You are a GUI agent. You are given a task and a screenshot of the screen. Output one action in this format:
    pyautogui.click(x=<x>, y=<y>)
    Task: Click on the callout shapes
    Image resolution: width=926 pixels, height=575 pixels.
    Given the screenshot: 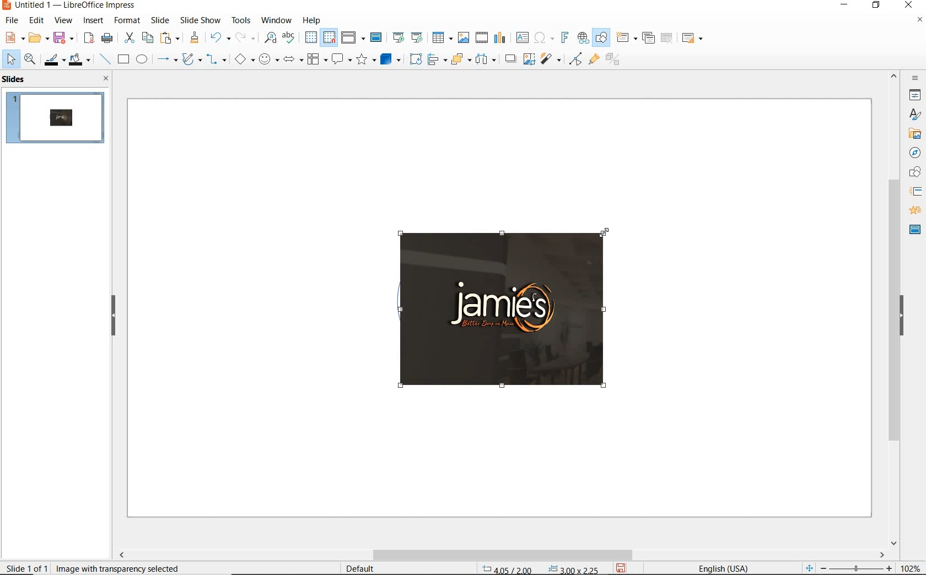 What is the action you would take?
    pyautogui.click(x=340, y=60)
    